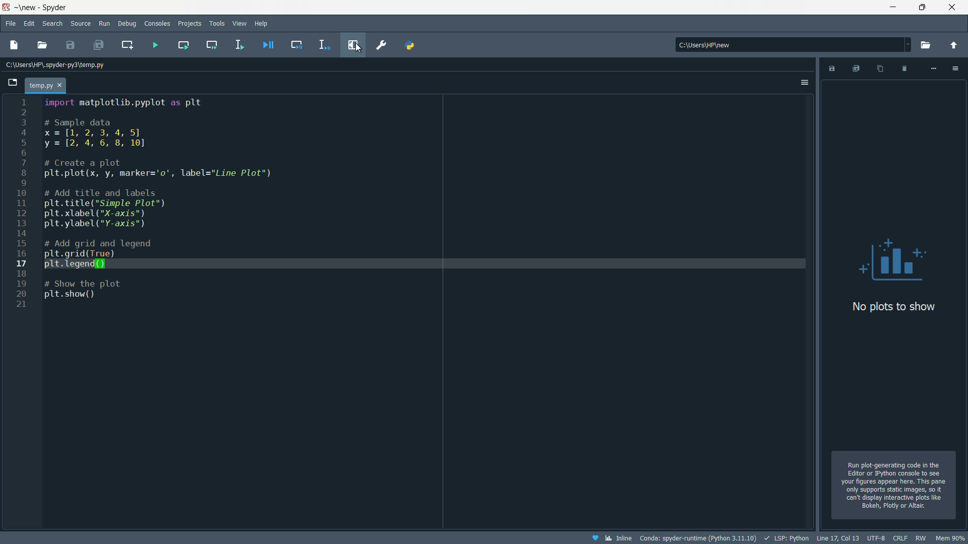 The image size is (968, 544). Describe the element at coordinates (190, 24) in the screenshot. I see `projects` at that location.